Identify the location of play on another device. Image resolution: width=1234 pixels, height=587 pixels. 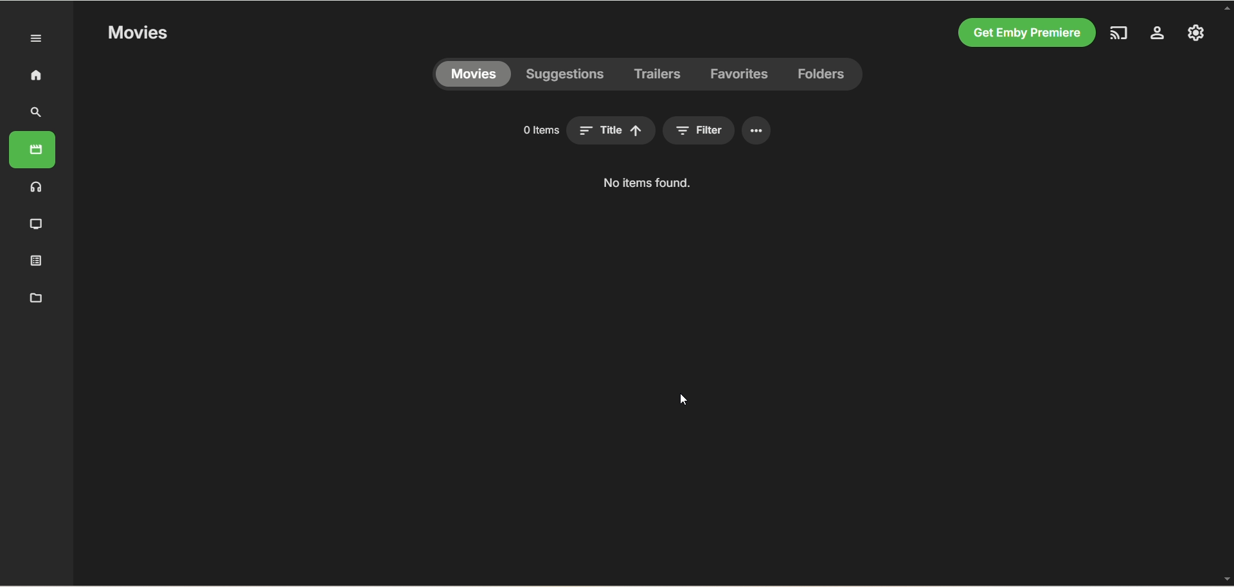
(1120, 33).